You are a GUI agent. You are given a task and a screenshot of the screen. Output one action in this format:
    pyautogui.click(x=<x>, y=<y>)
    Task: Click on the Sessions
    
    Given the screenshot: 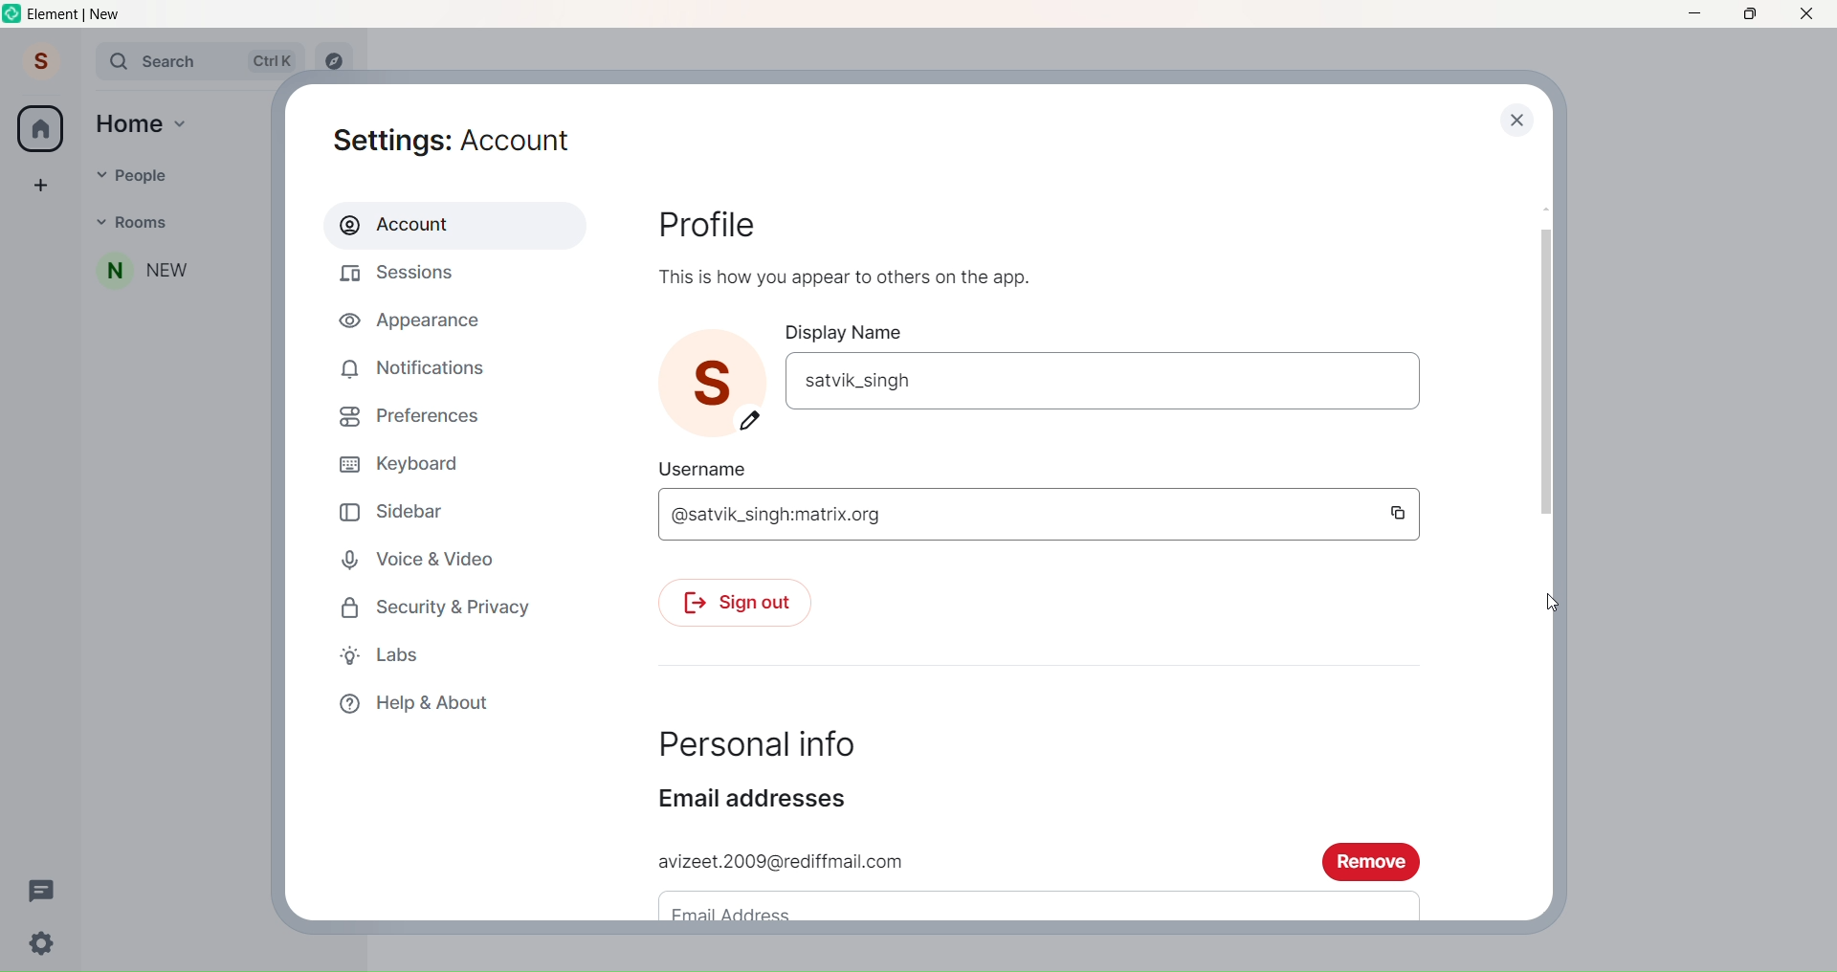 What is the action you would take?
    pyautogui.click(x=411, y=275)
    